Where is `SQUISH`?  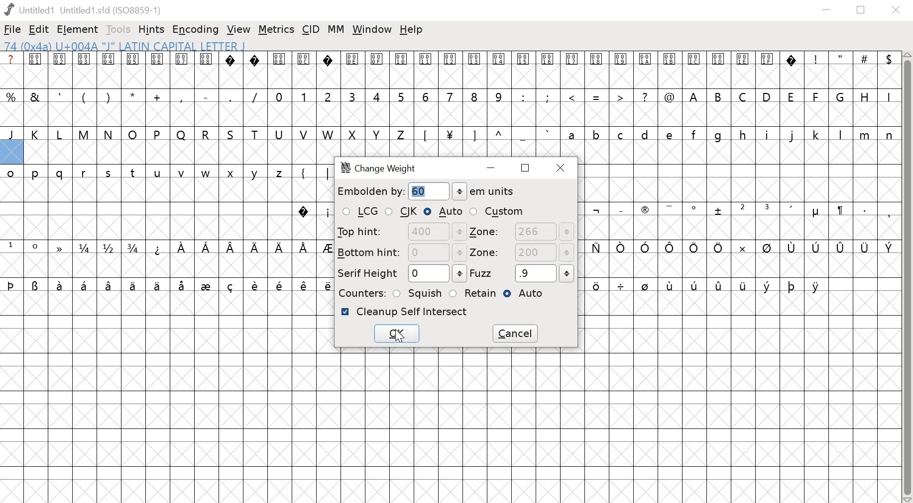 SQUISH is located at coordinates (418, 292).